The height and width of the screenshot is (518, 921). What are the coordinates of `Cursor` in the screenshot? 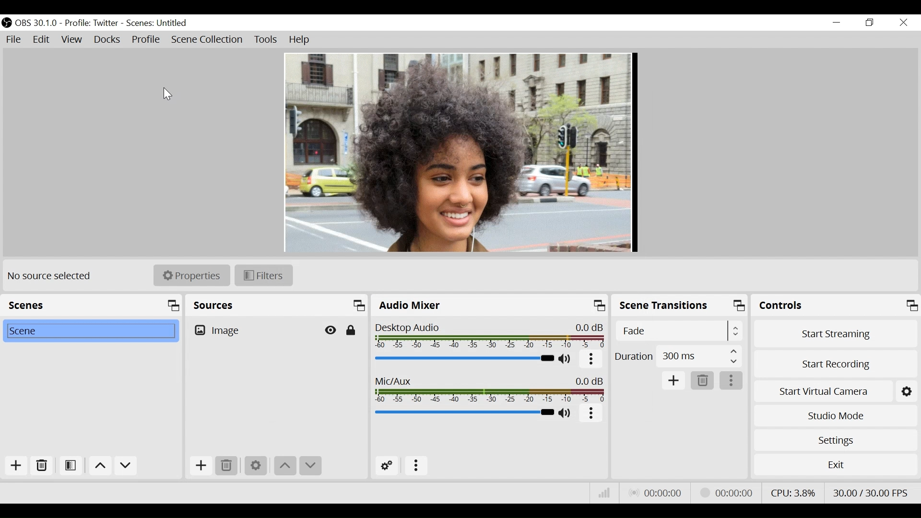 It's located at (168, 94).